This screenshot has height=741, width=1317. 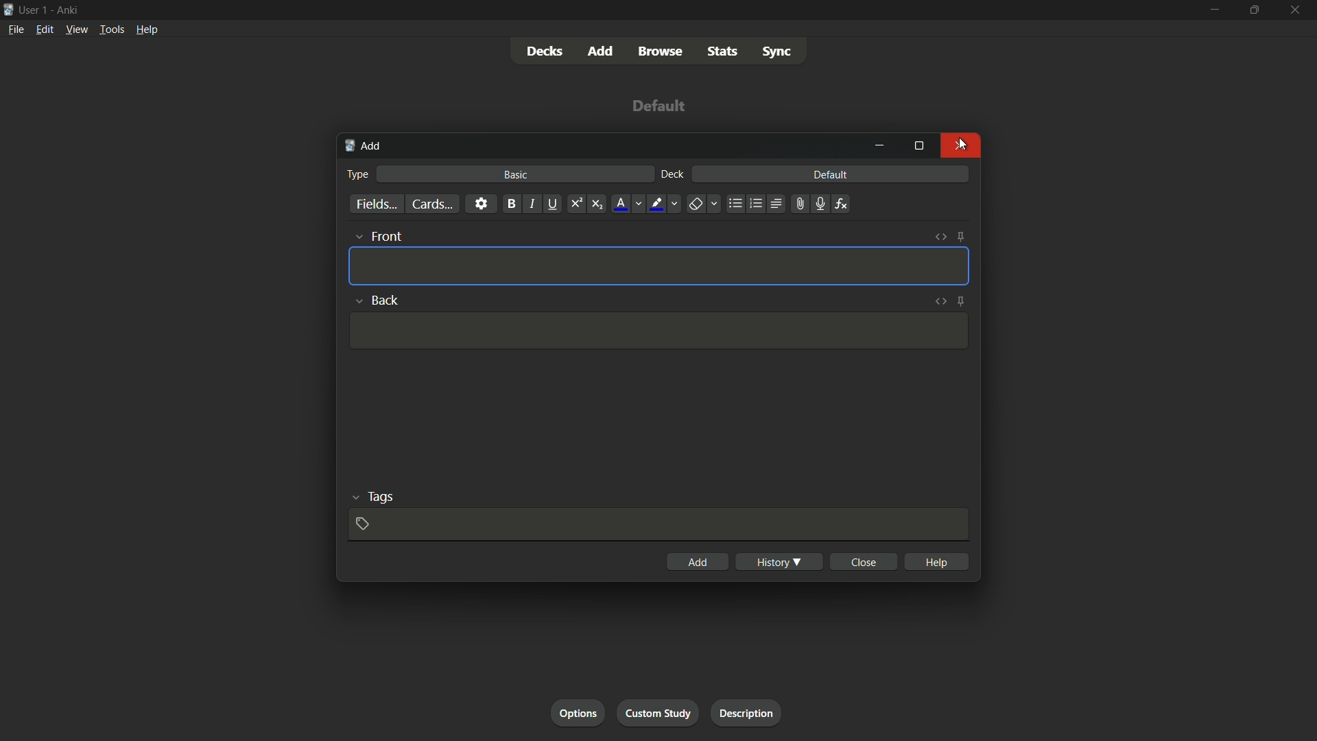 What do you see at coordinates (831, 175) in the screenshot?
I see `default` at bounding box center [831, 175].